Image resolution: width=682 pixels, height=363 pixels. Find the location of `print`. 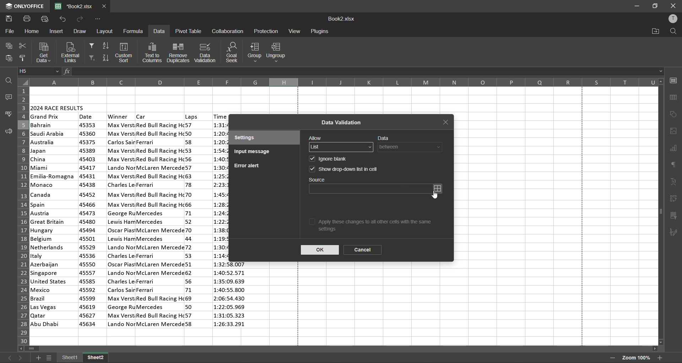

print is located at coordinates (27, 19).